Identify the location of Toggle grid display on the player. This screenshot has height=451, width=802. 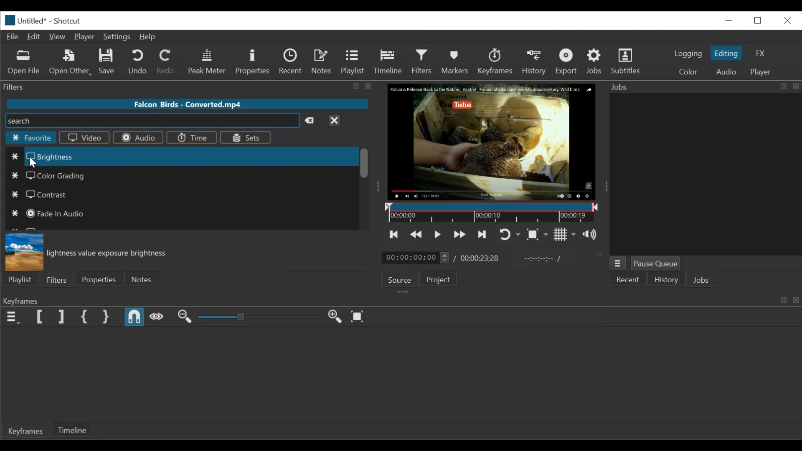
(565, 235).